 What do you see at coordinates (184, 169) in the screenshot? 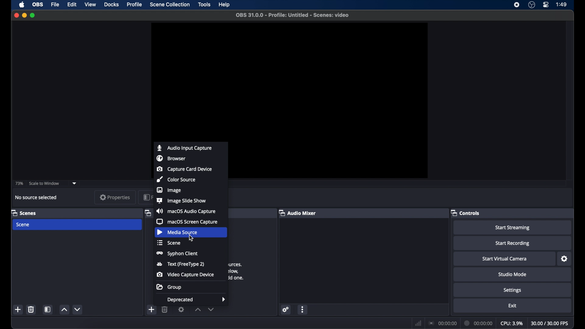
I see `capture card device` at bounding box center [184, 169].